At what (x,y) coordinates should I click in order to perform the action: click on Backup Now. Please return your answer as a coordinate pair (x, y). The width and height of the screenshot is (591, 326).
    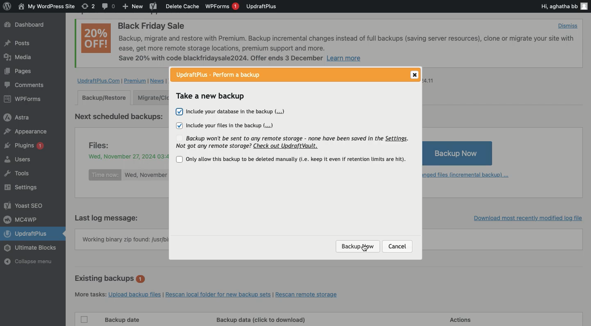
    Looking at the image, I should click on (458, 153).